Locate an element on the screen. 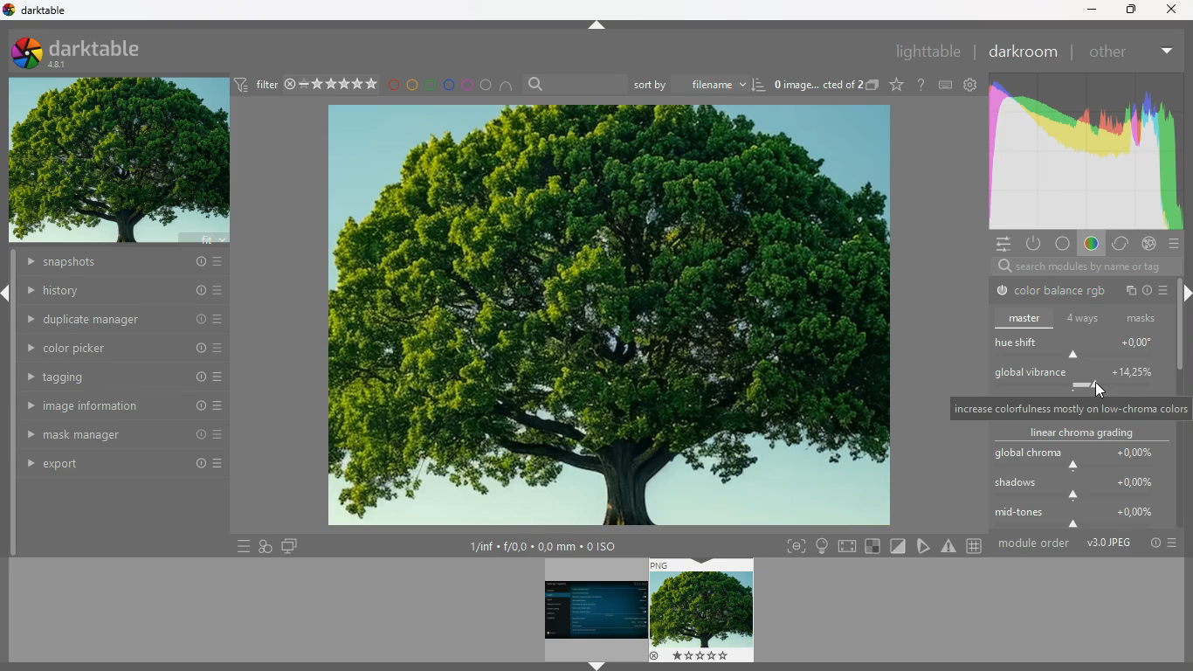 This screenshot has width=1193, height=671. snapshots is located at coordinates (121, 264).